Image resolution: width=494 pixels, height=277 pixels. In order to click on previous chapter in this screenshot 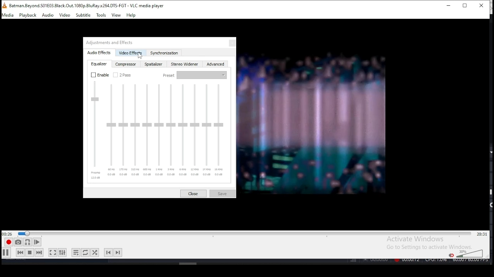, I will do `click(108, 253)`.